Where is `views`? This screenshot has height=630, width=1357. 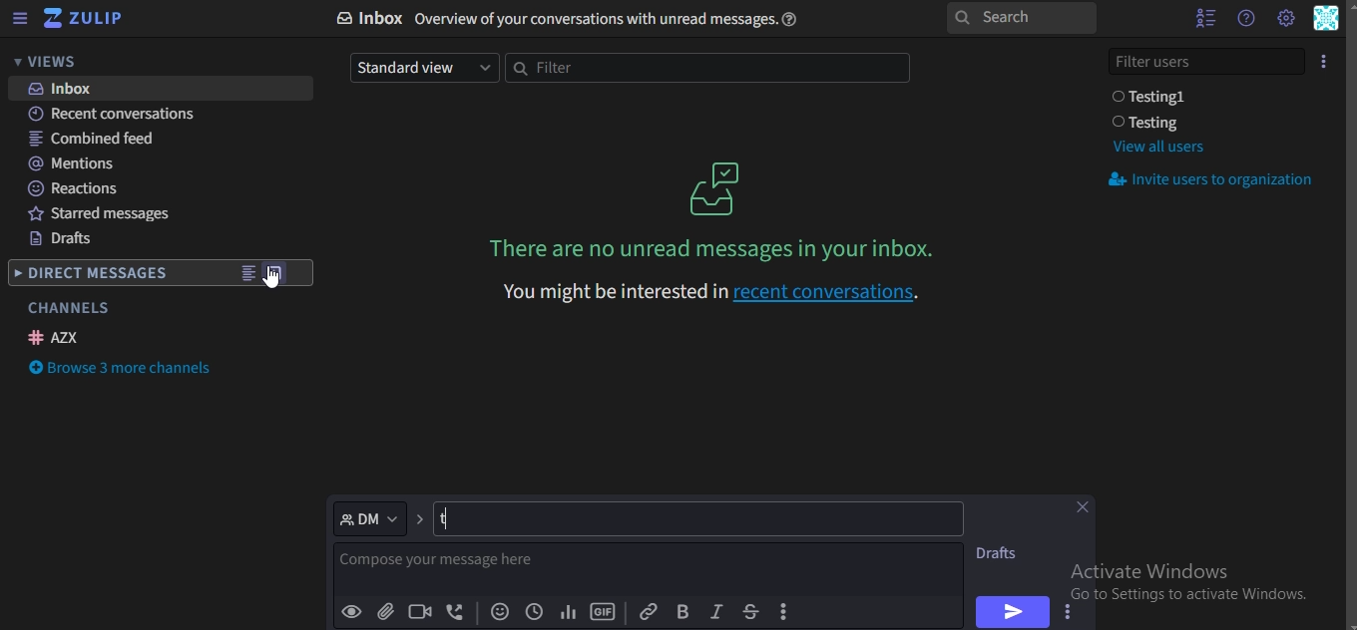
views is located at coordinates (55, 62).